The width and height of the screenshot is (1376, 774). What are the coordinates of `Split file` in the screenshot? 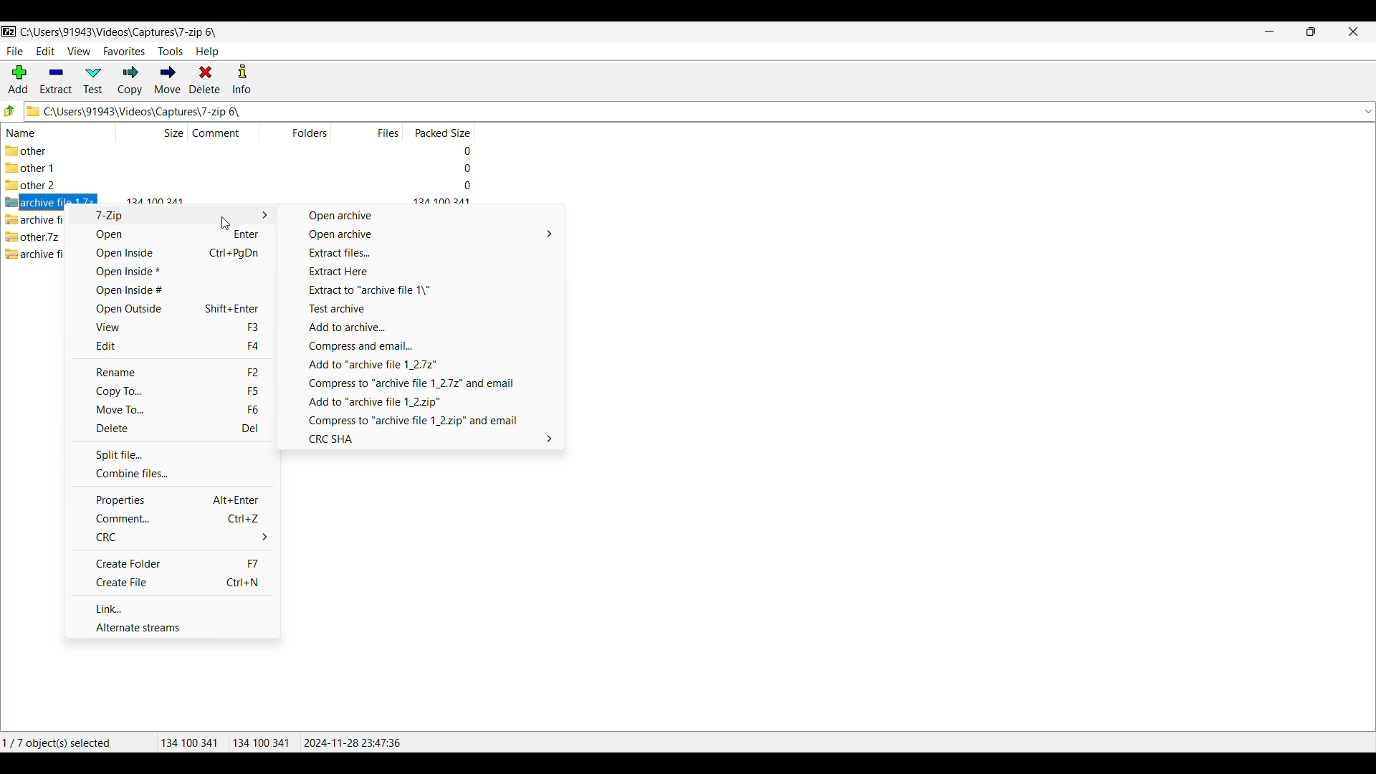 It's located at (171, 455).